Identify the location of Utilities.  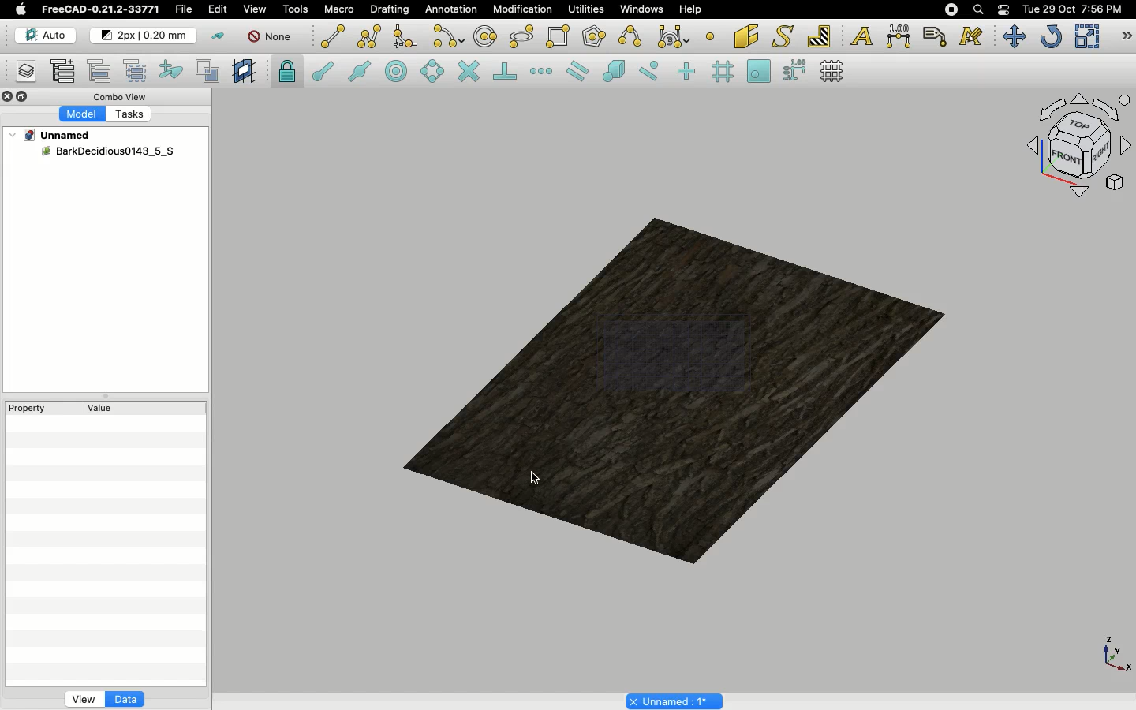
(589, 10).